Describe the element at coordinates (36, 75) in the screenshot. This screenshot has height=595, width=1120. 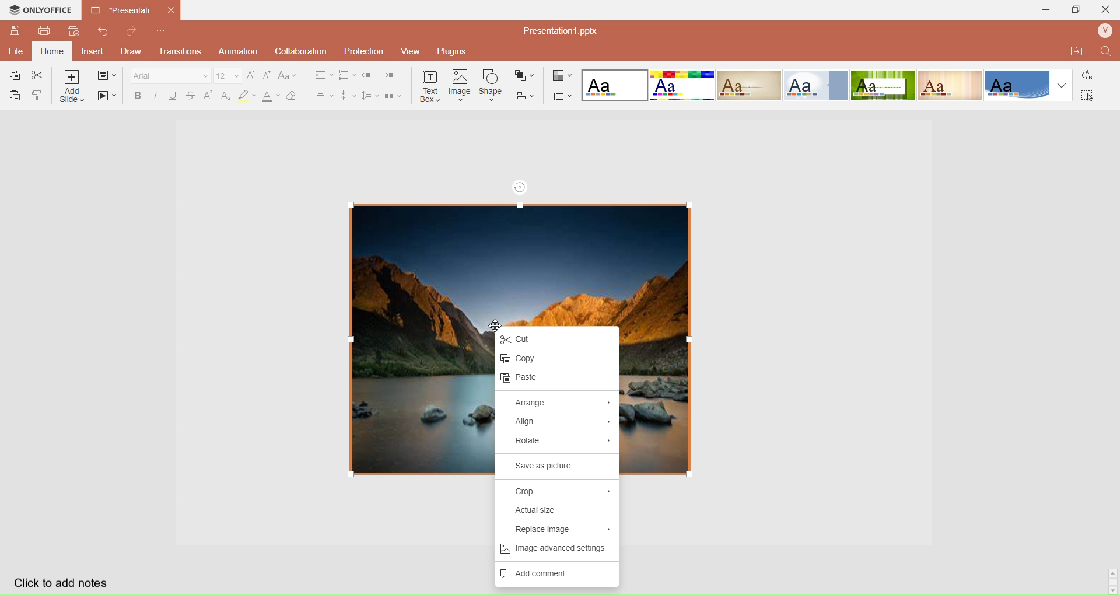
I see `Cut` at that location.